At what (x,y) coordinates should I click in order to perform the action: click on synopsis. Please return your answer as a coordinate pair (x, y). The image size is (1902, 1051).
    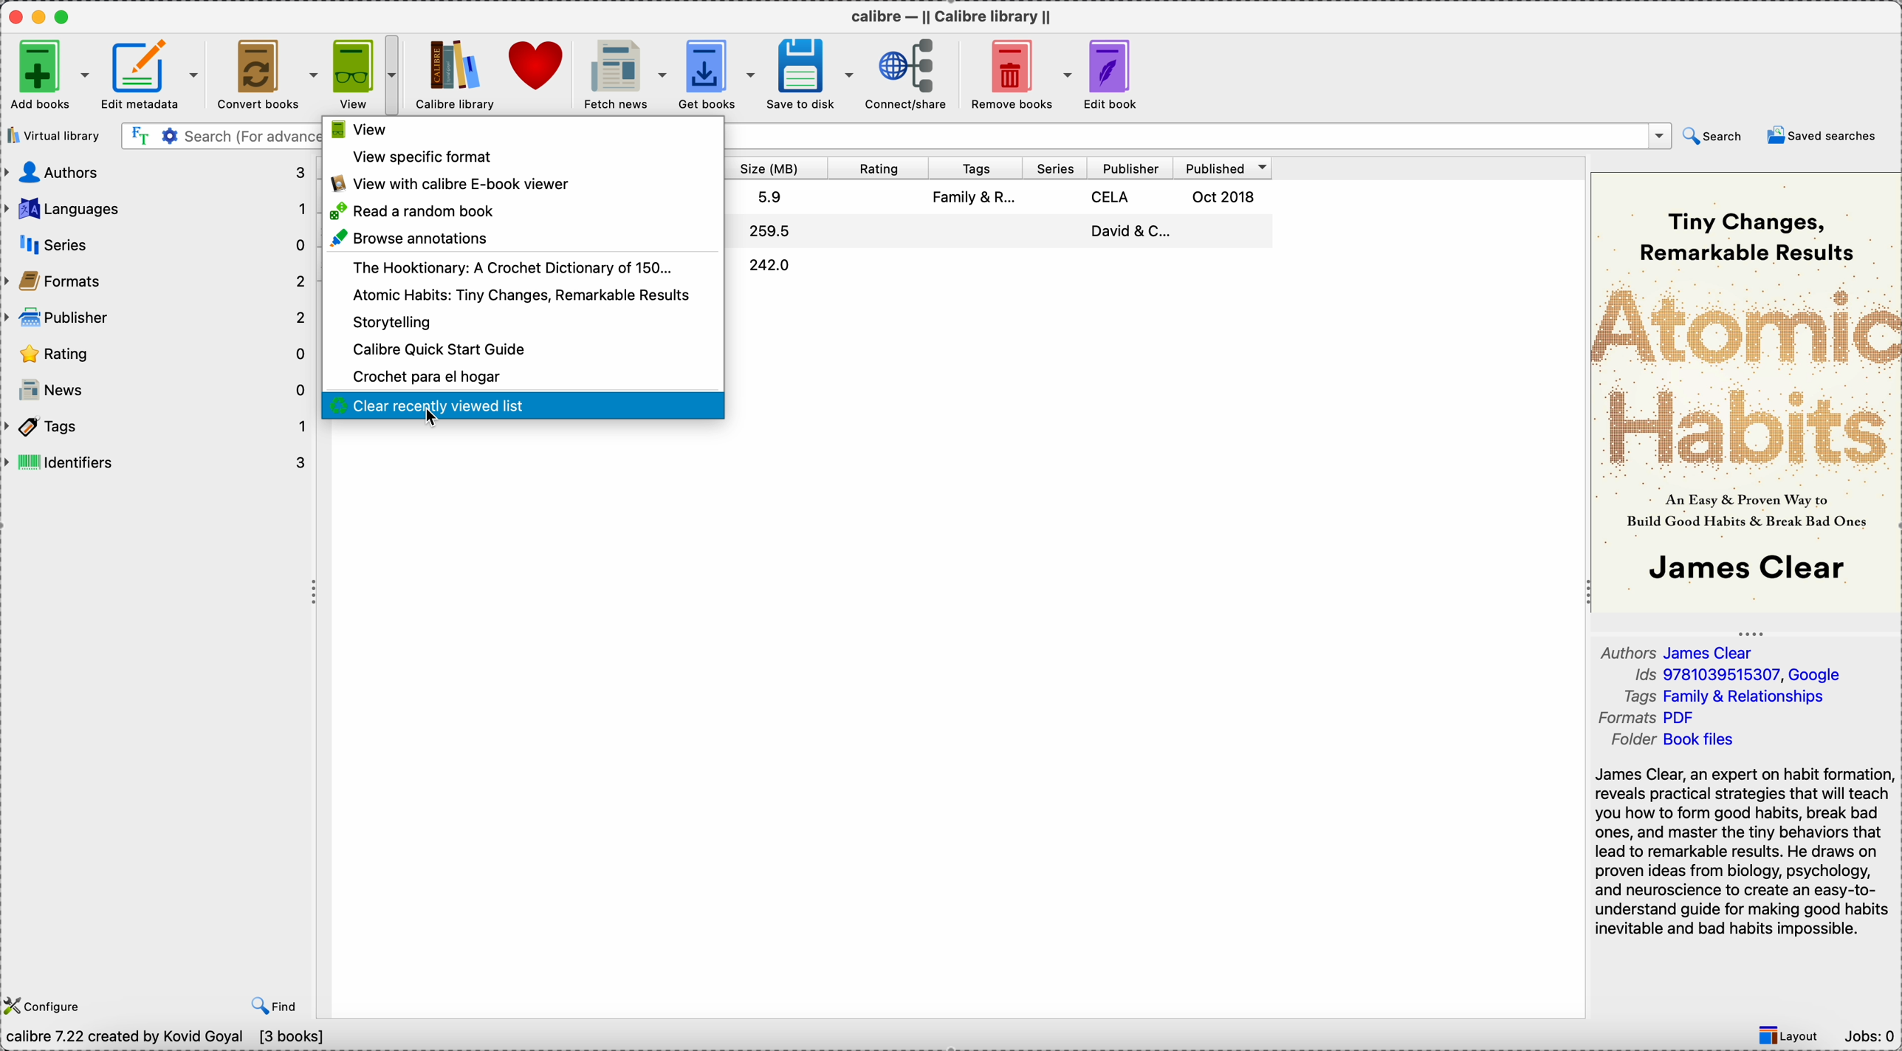
    Looking at the image, I should click on (1745, 855).